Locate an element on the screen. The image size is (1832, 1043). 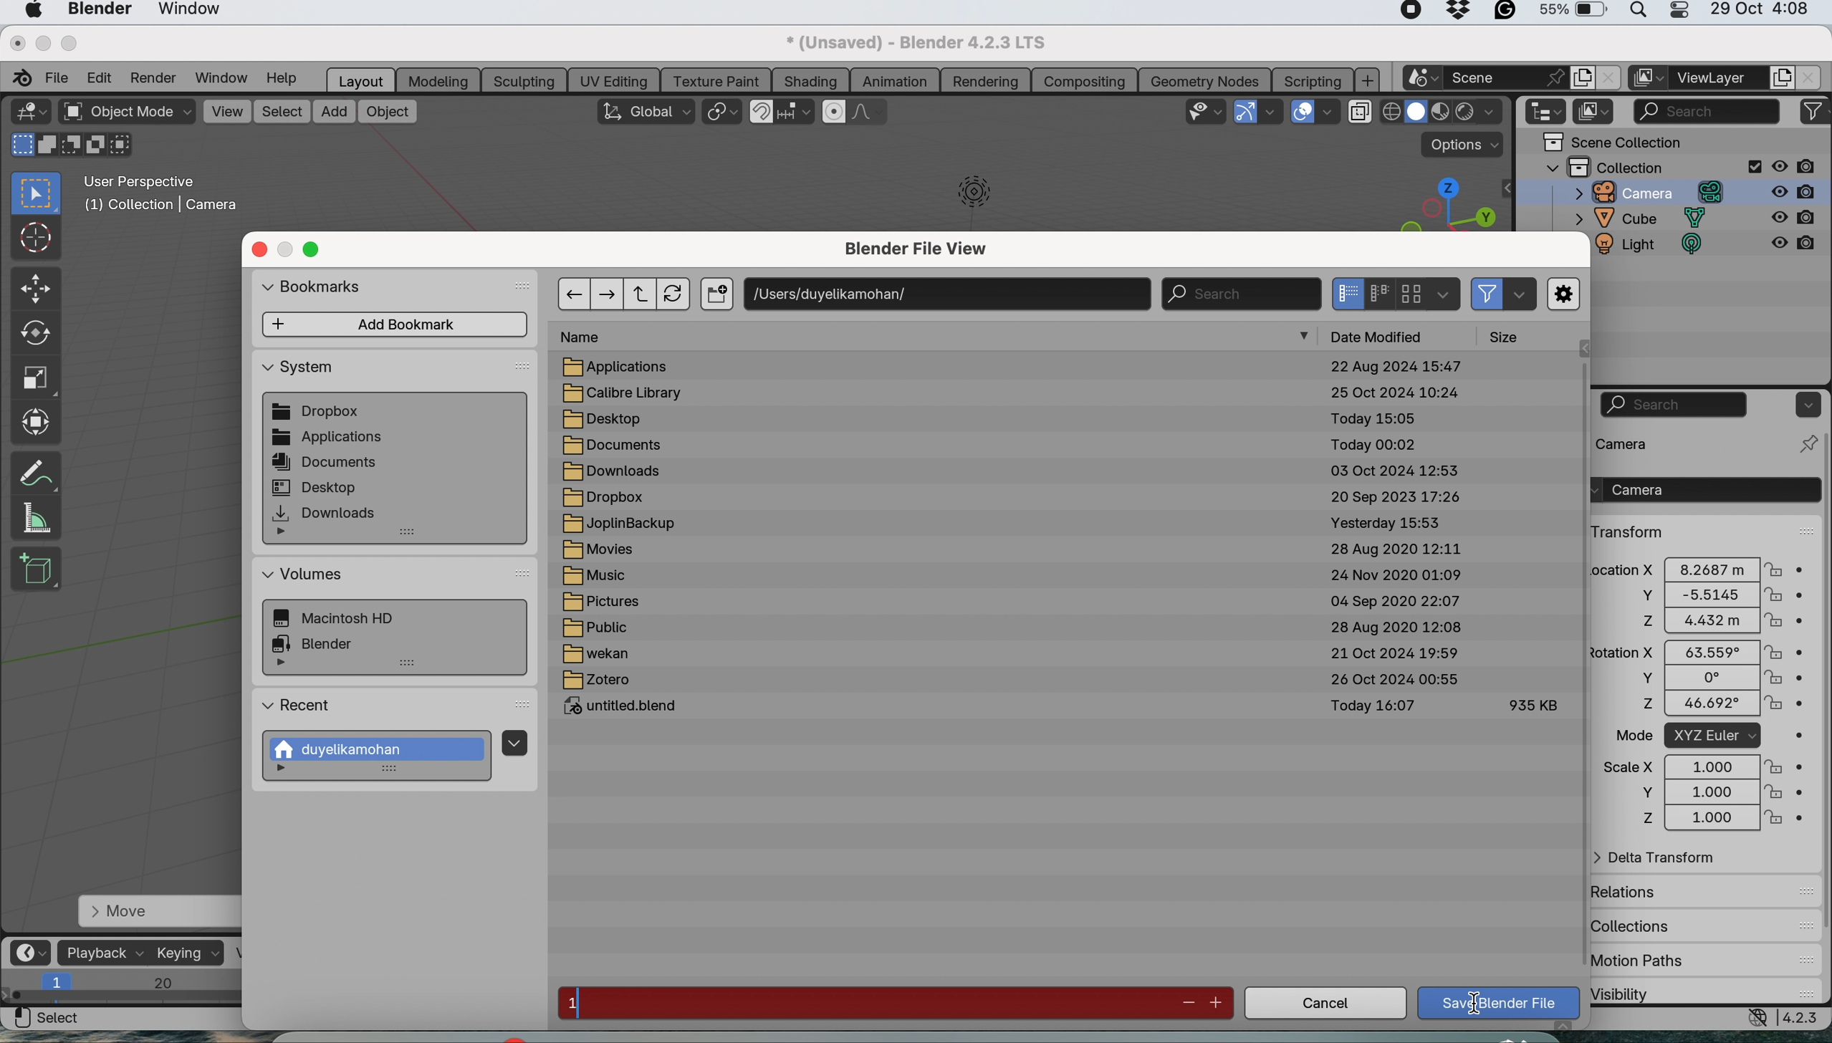
file name is located at coordinates (862, 1004).